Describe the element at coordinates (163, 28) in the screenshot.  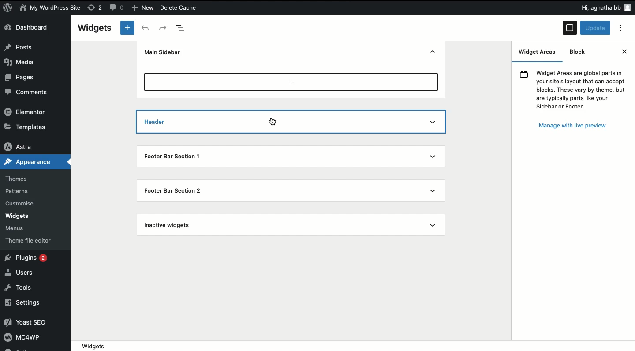
I see `Redo` at that location.